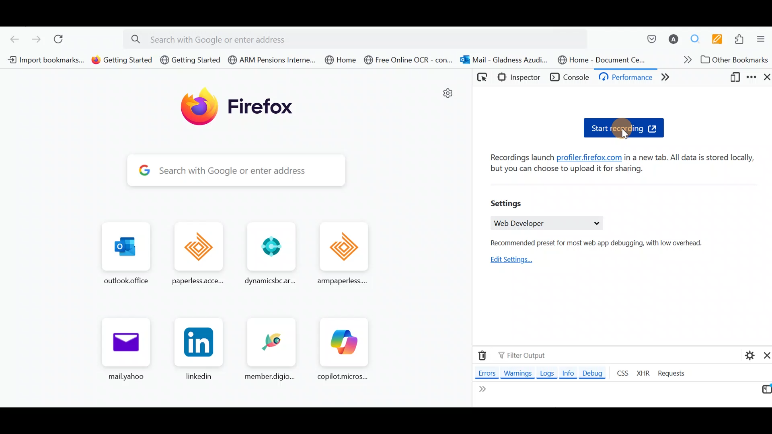 This screenshot has width=772, height=434. I want to click on Go forward one page, so click(36, 39).